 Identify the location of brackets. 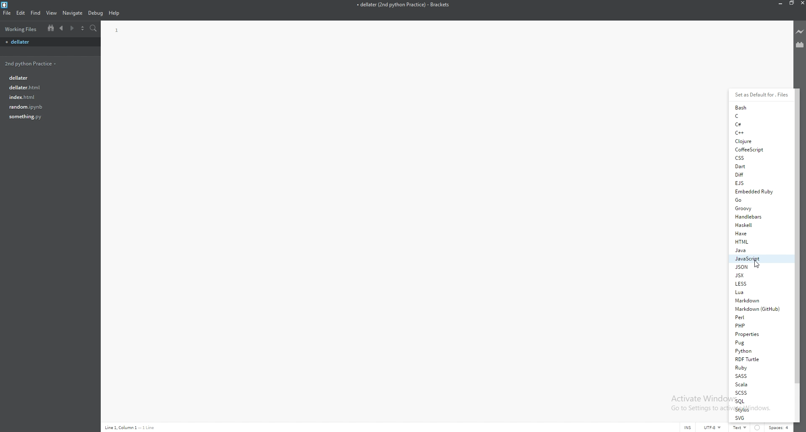
(5, 5).